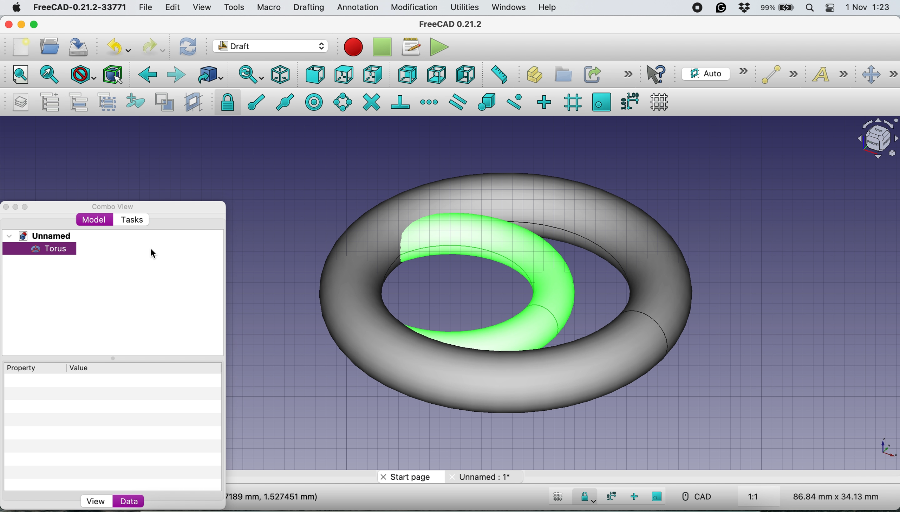  Describe the element at coordinates (627, 74) in the screenshot. I see `more options` at that location.